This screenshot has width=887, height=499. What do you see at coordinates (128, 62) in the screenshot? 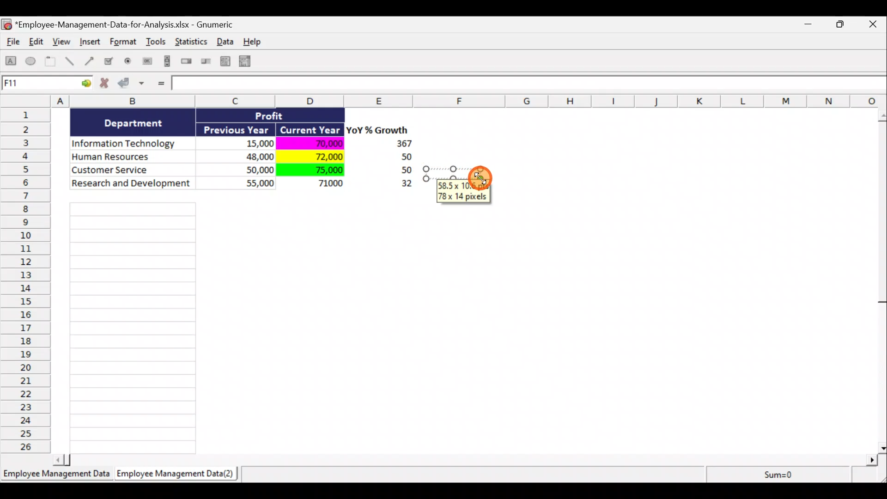
I see `Create a radio button` at bounding box center [128, 62].